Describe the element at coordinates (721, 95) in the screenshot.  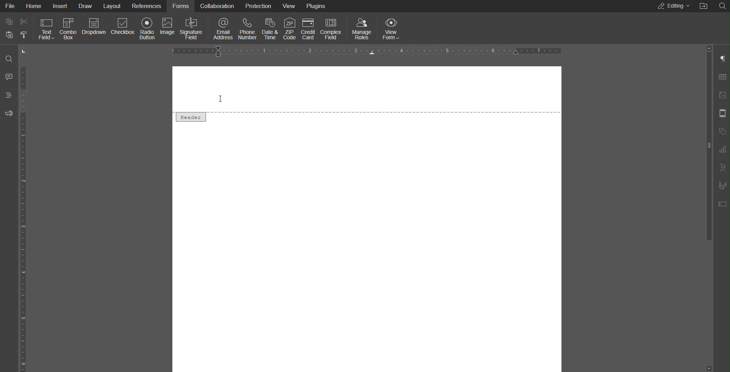
I see `Image Settings` at that location.